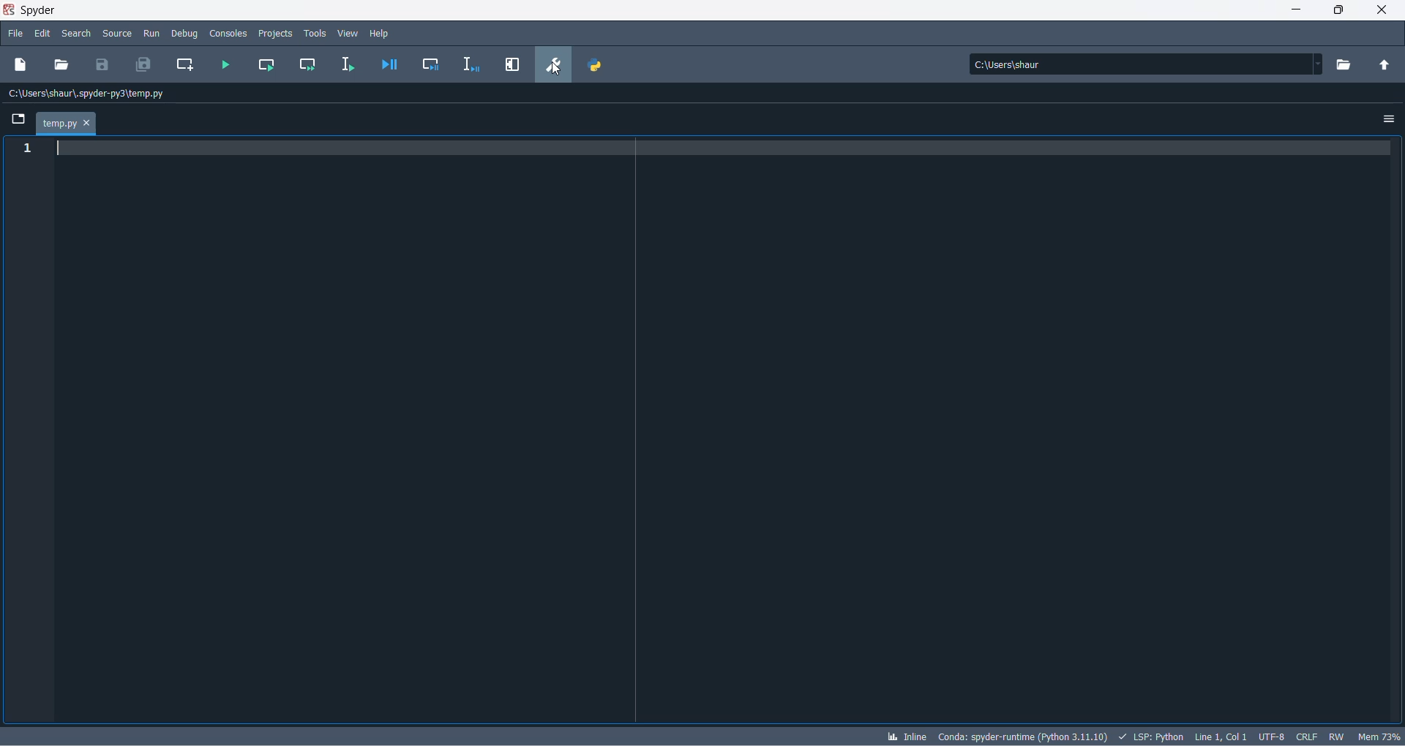 This screenshot has width=1405, height=746. What do you see at coordinates (315, 33) in the screenshot?
I see `tools` at bounding box center [315, 33].